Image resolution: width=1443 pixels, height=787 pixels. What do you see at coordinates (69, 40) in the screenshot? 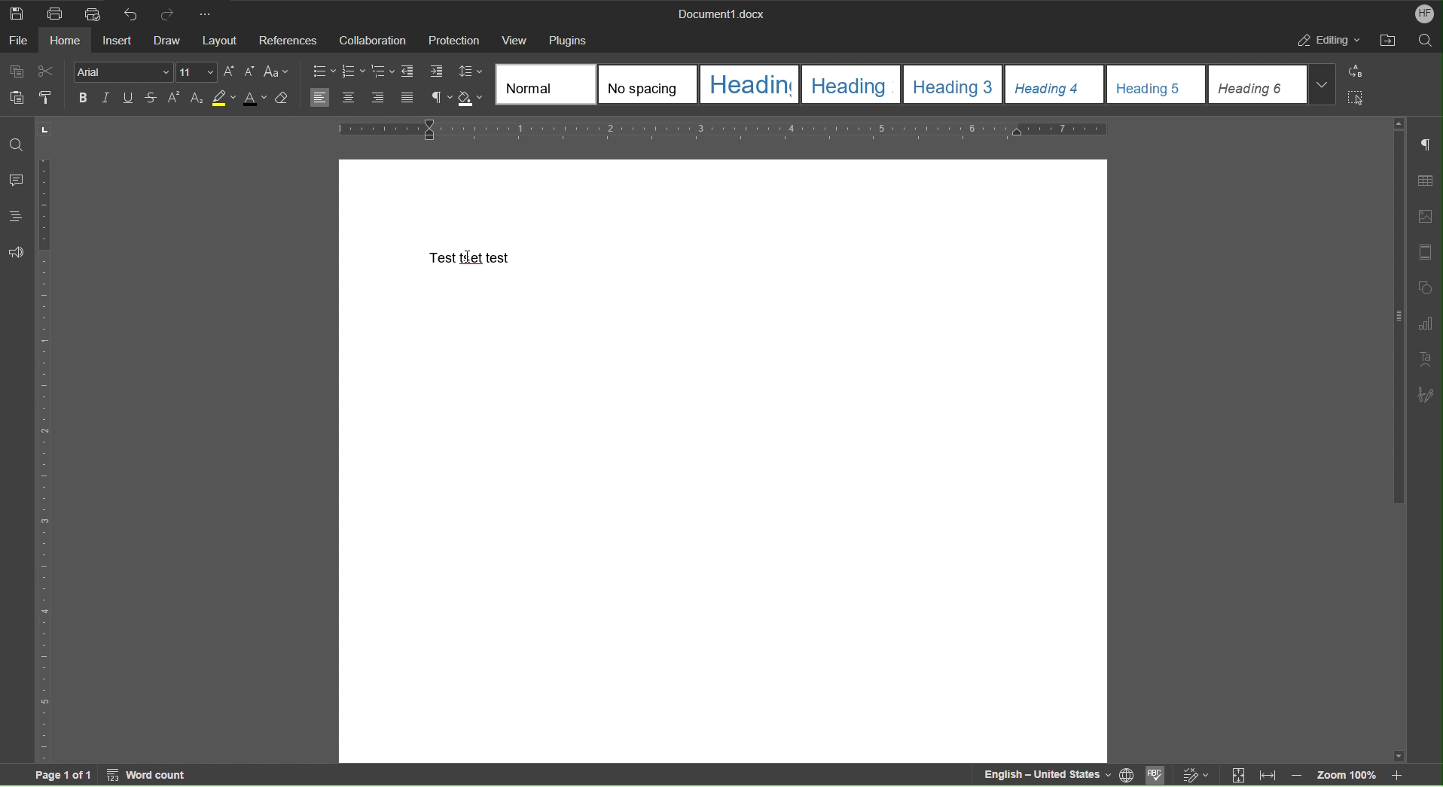
I see `Home` at bounding box center [69, 40].